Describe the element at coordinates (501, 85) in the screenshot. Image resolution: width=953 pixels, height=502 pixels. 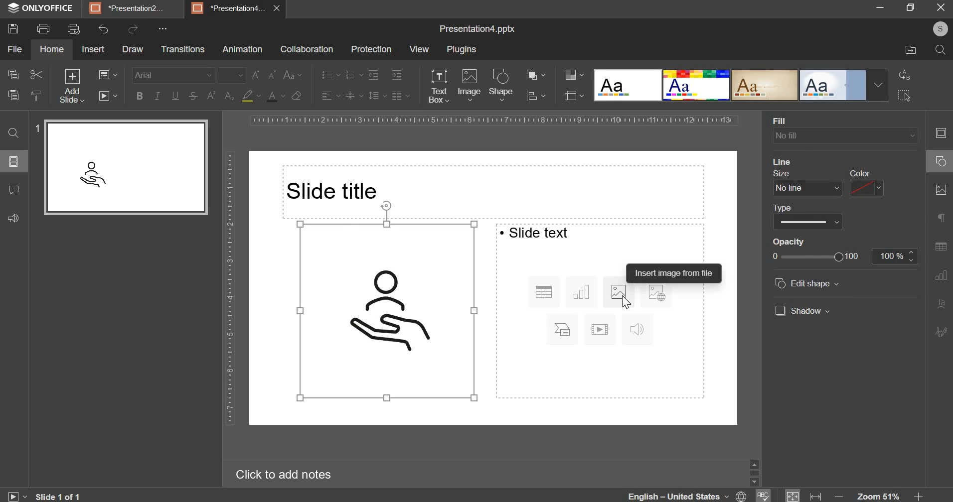
I see `shape` at that location.